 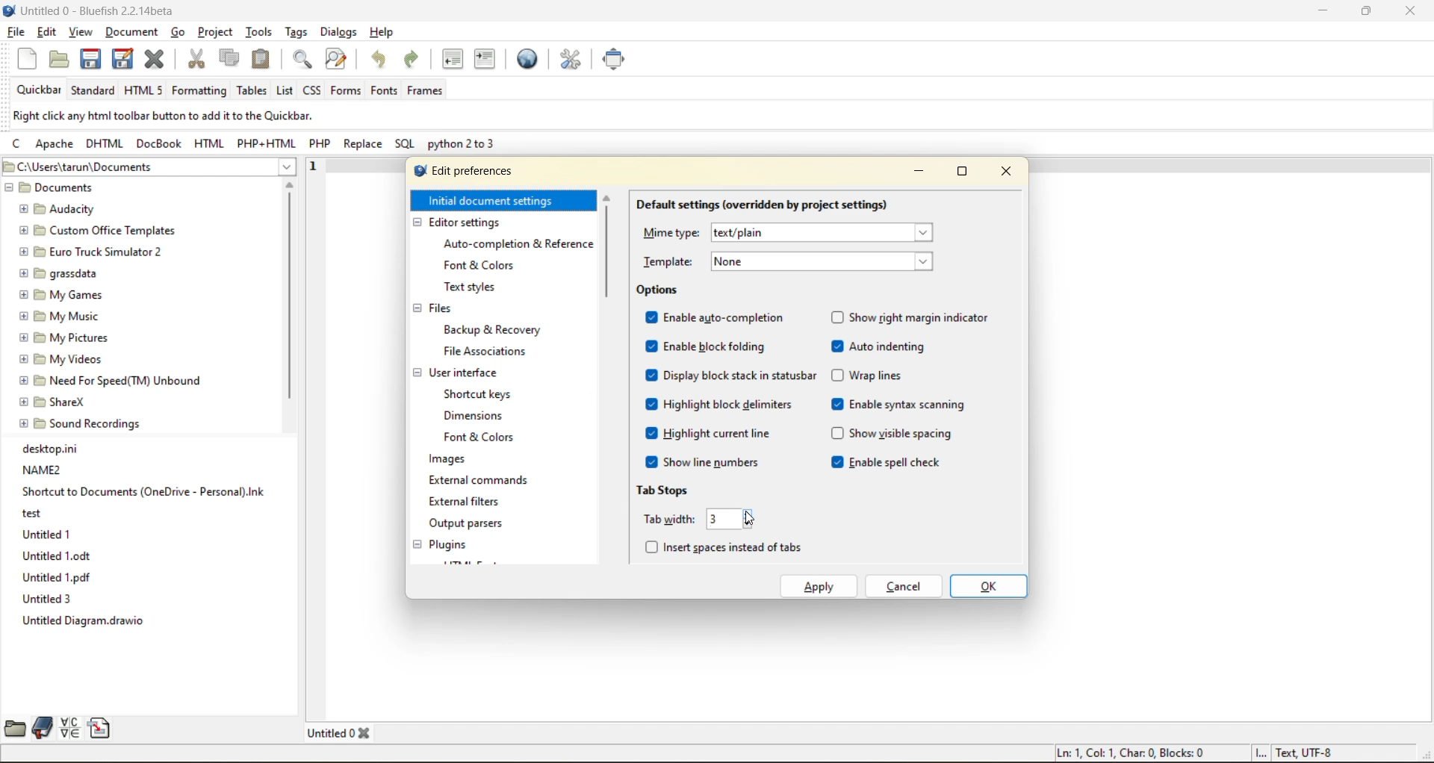 I want to click on minimize, so click(x=1318, y=12).